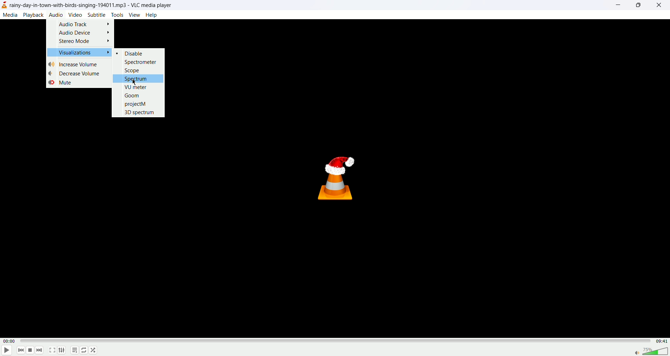  Describe the element at coordinates (92, 5) in the screenshot. I see `y-day-in-town-with-birds-singing-194011.mp3 - VLC media player` at that location.